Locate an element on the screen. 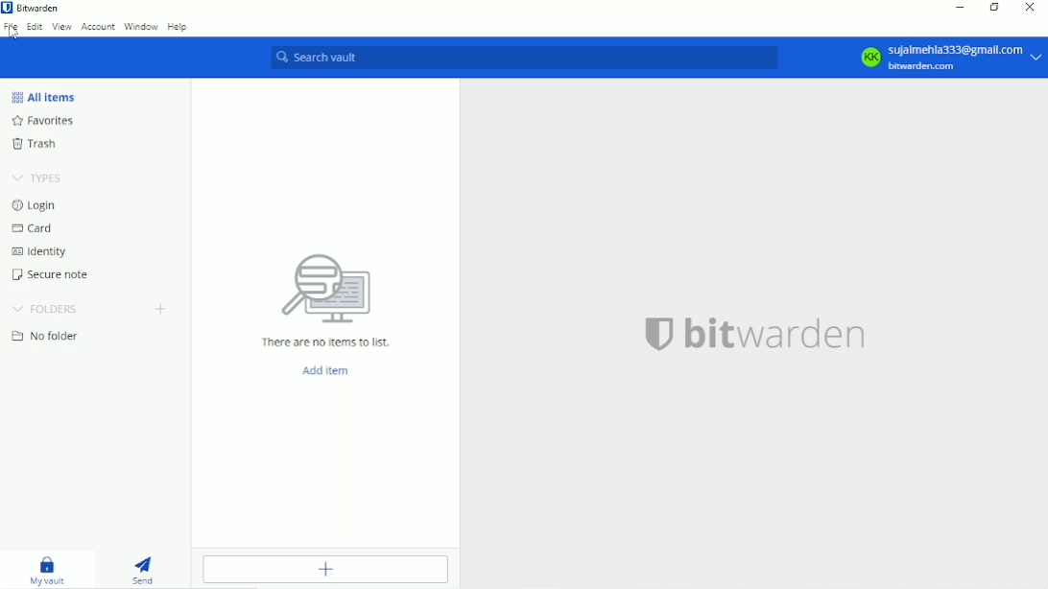 This screenshot has width=1048, height=589. There are no items to list is located at coordinates (327, 342).